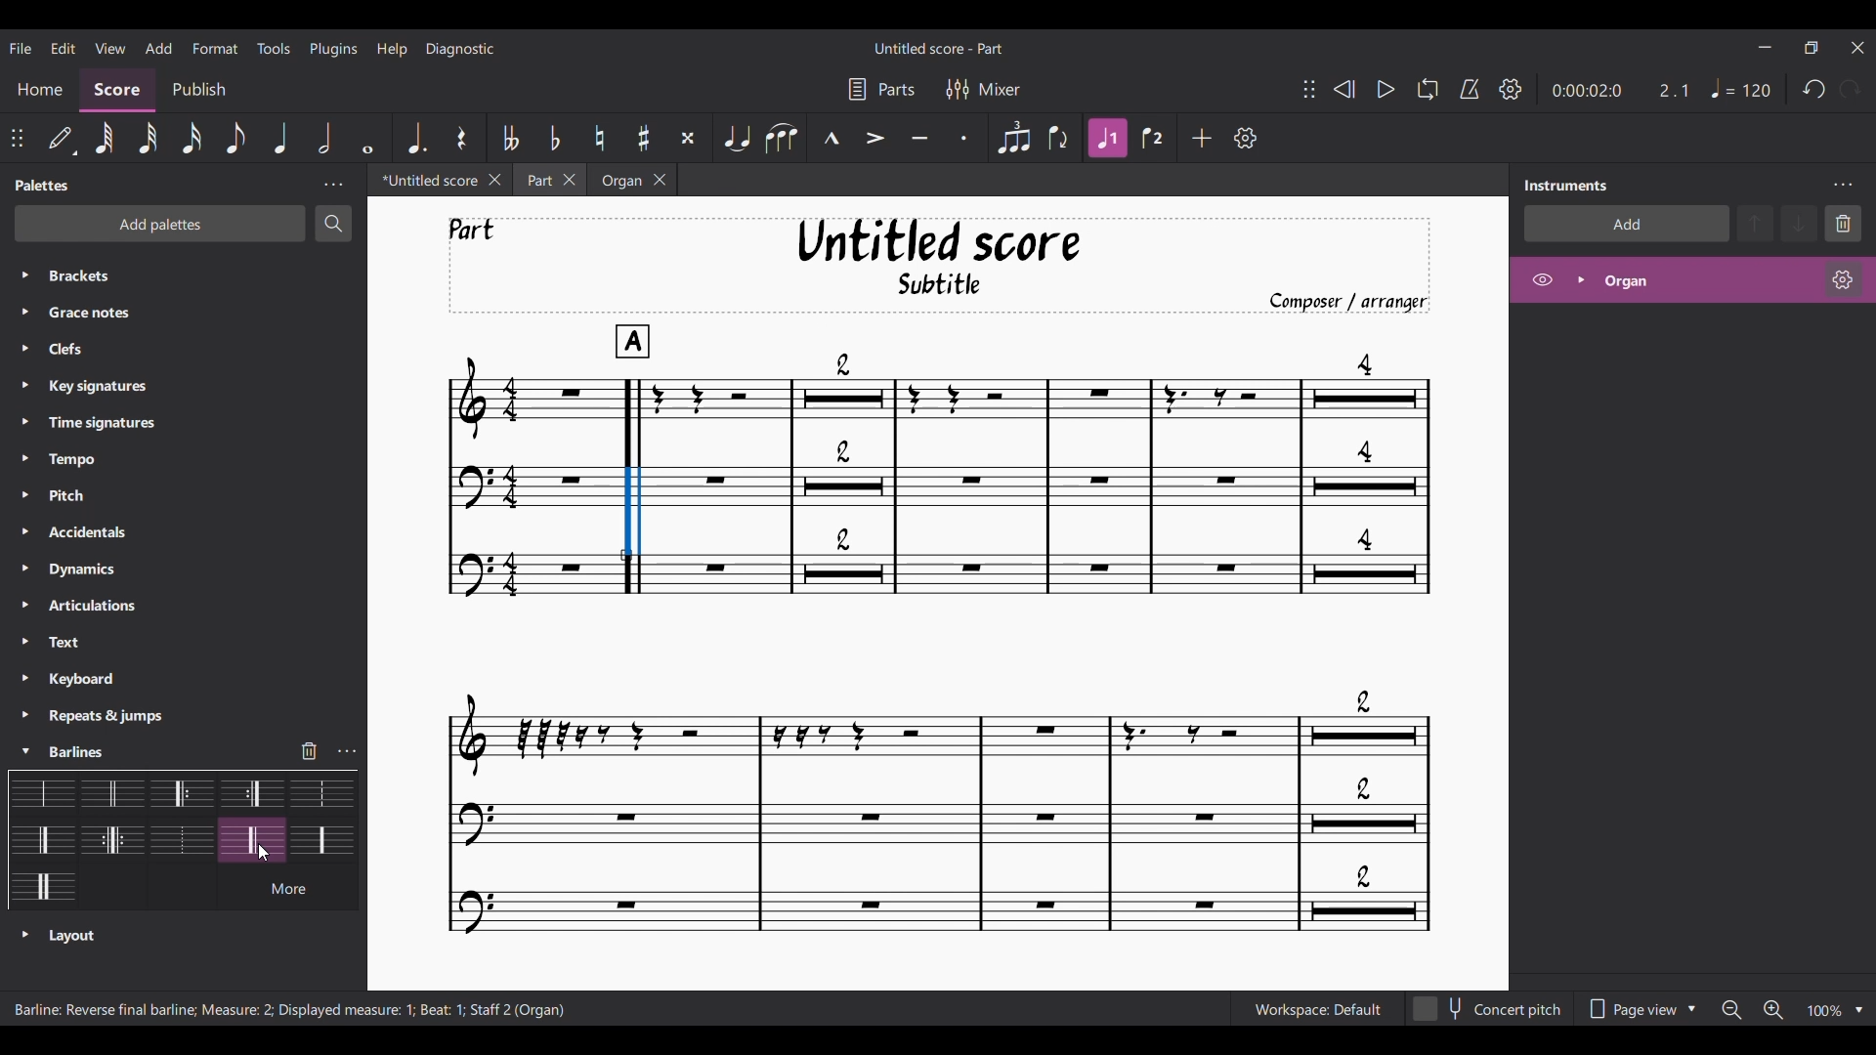  I want to click on Click to change position of toolbar attached, so click(16, 138).